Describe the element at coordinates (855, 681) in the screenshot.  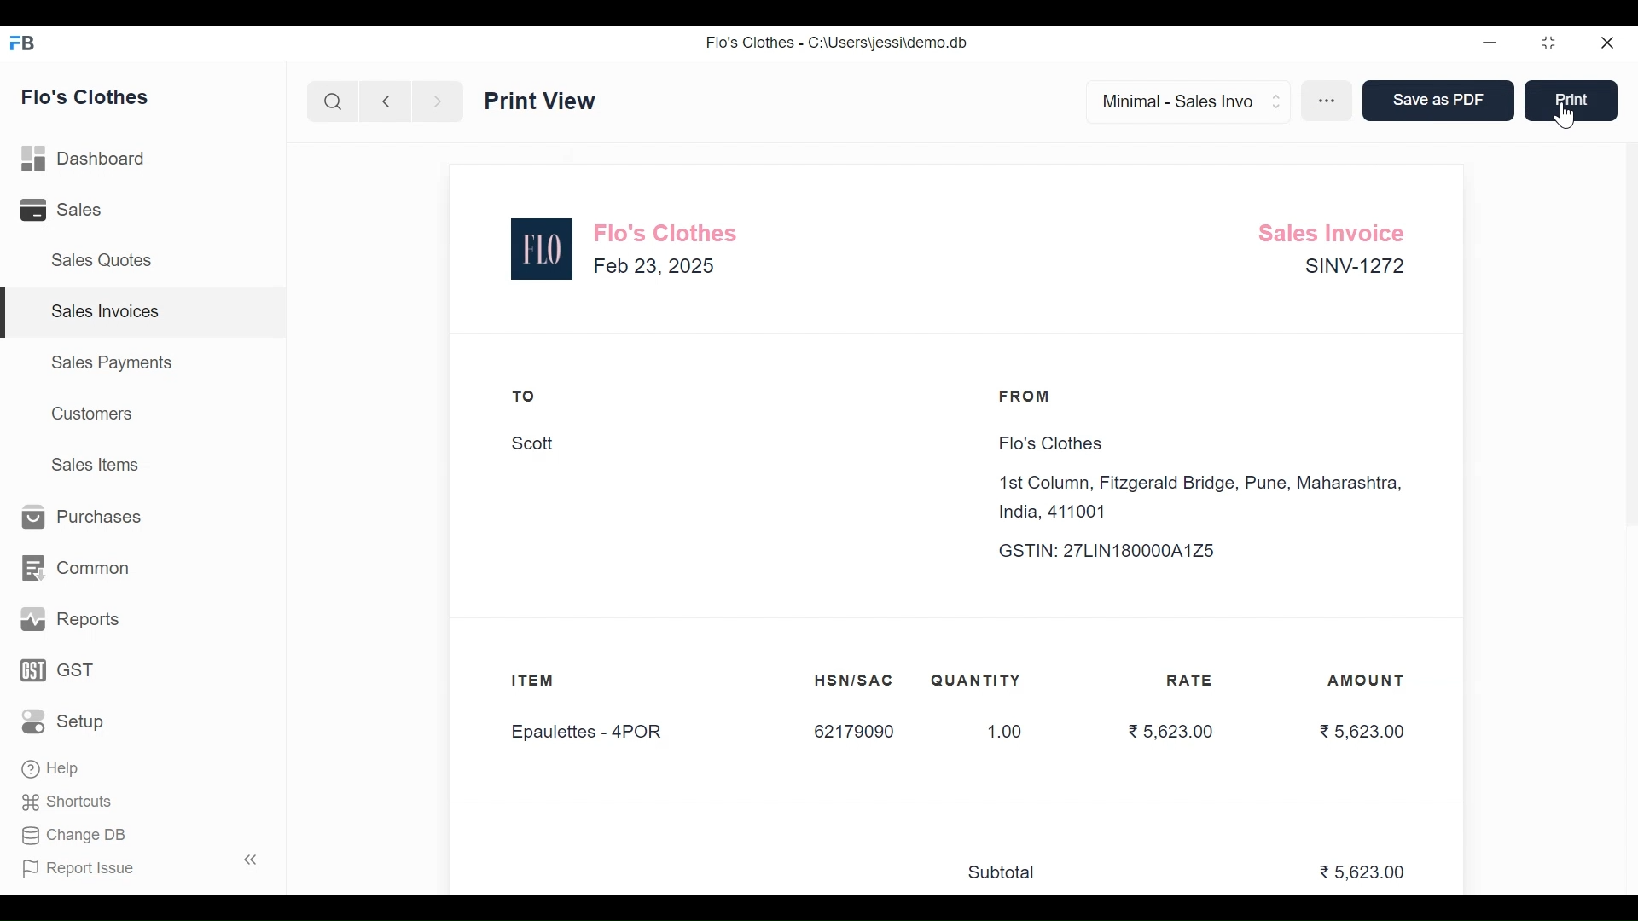
I see `HSN/SAC` at that location.